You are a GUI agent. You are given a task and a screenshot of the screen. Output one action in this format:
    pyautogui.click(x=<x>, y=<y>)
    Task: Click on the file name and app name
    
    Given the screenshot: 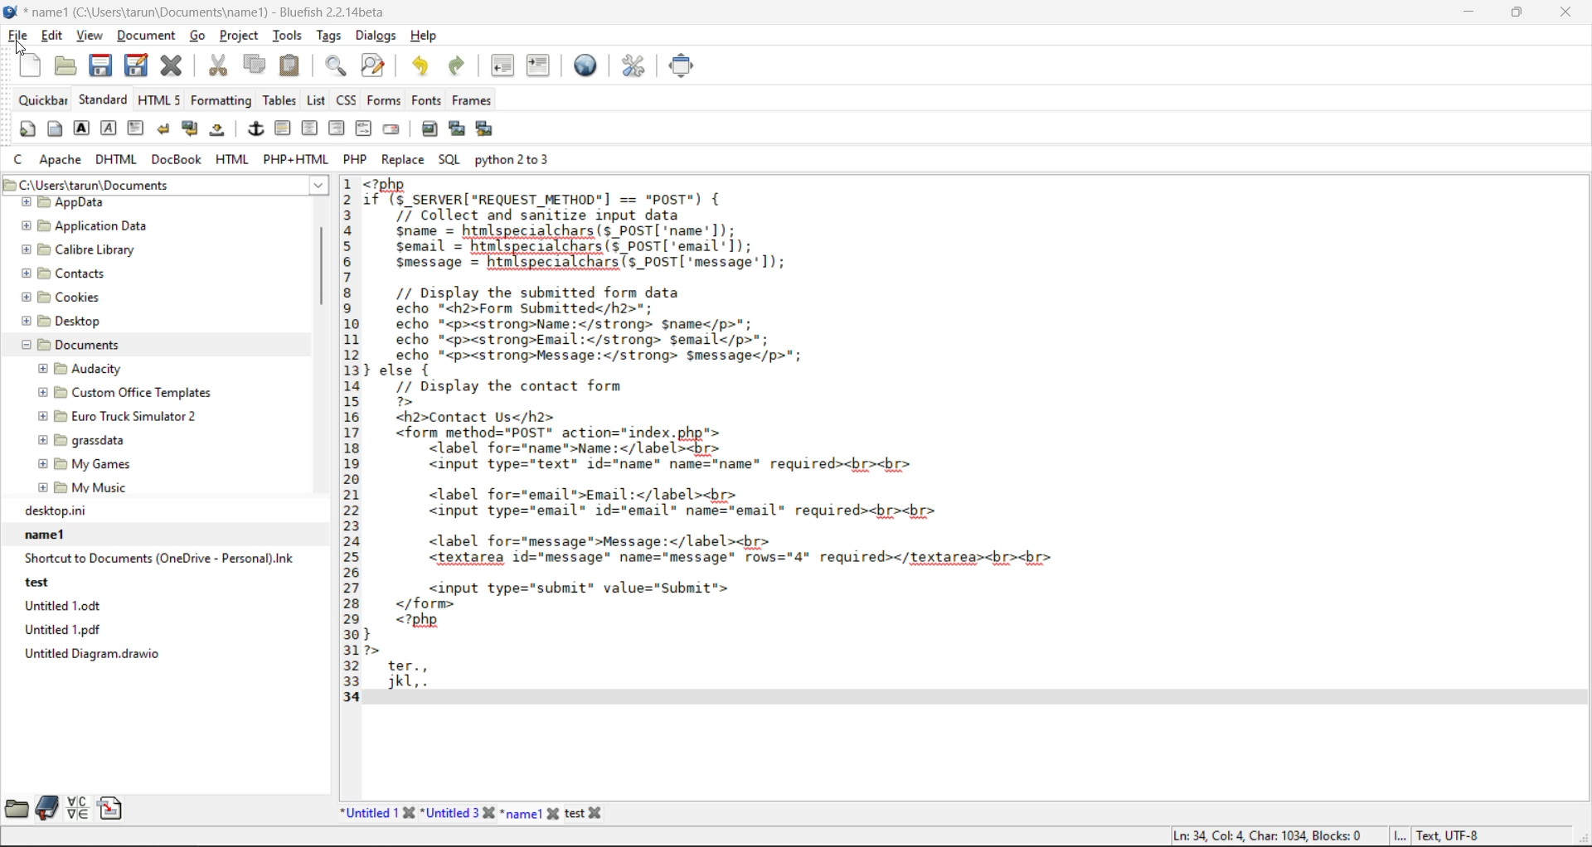 What is the action you would take?
    pyautogui.click(x=205, y=12)
    